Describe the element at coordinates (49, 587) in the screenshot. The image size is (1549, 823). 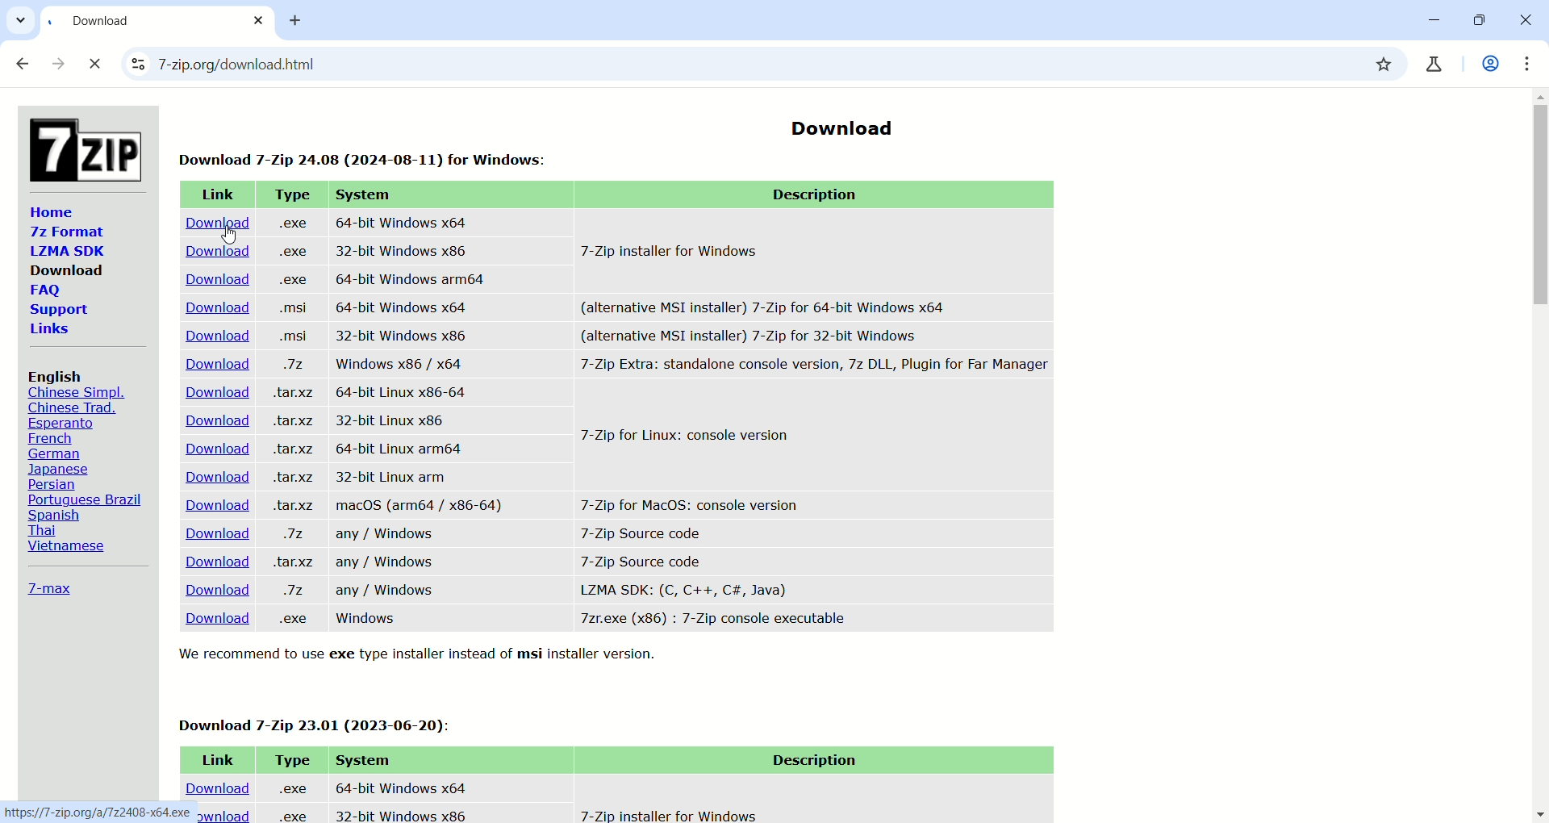
I see `7-max` at that location.